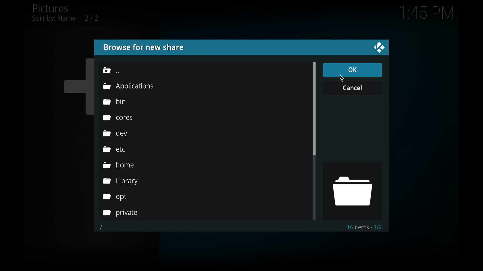 The height and width of the screenshot is (271, 483). Describe the element at coordinates (114, 149) in the screenshot. I see `etc` at that location.